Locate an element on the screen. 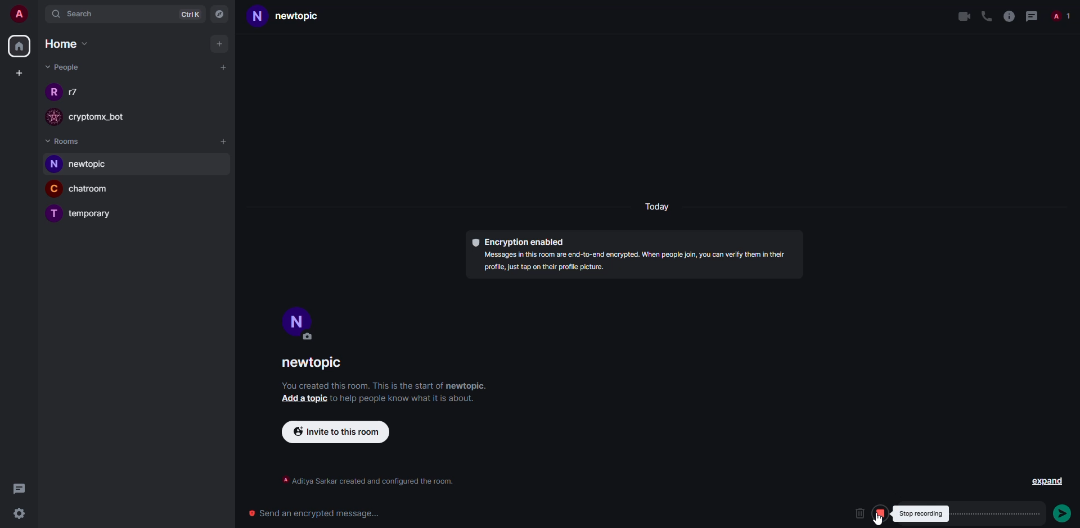 The image size is (1080, 528). C is located at coordinates (54, 190).